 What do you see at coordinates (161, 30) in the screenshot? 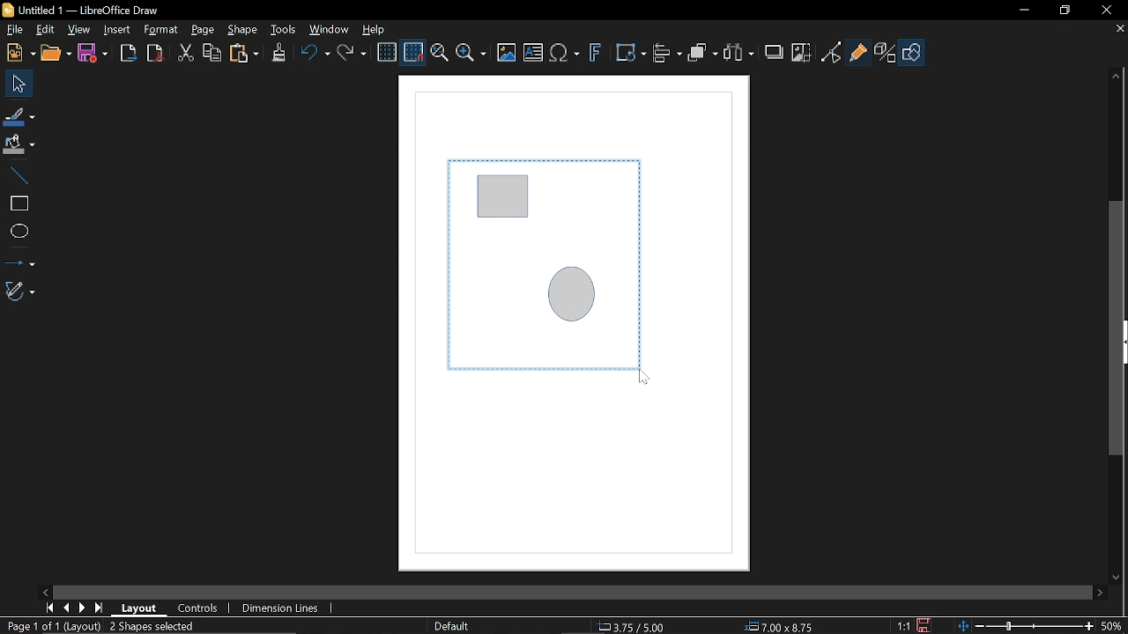
I see `Format` at bounding box center [161, 30].